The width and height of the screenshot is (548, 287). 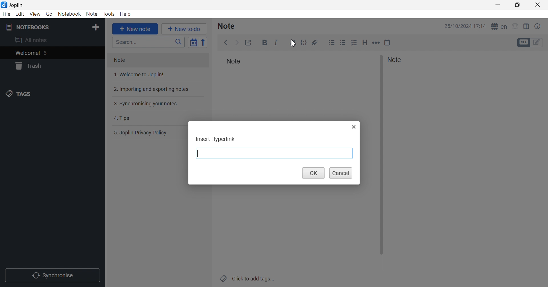 I want to click on Go, so click(x=50, y=14).